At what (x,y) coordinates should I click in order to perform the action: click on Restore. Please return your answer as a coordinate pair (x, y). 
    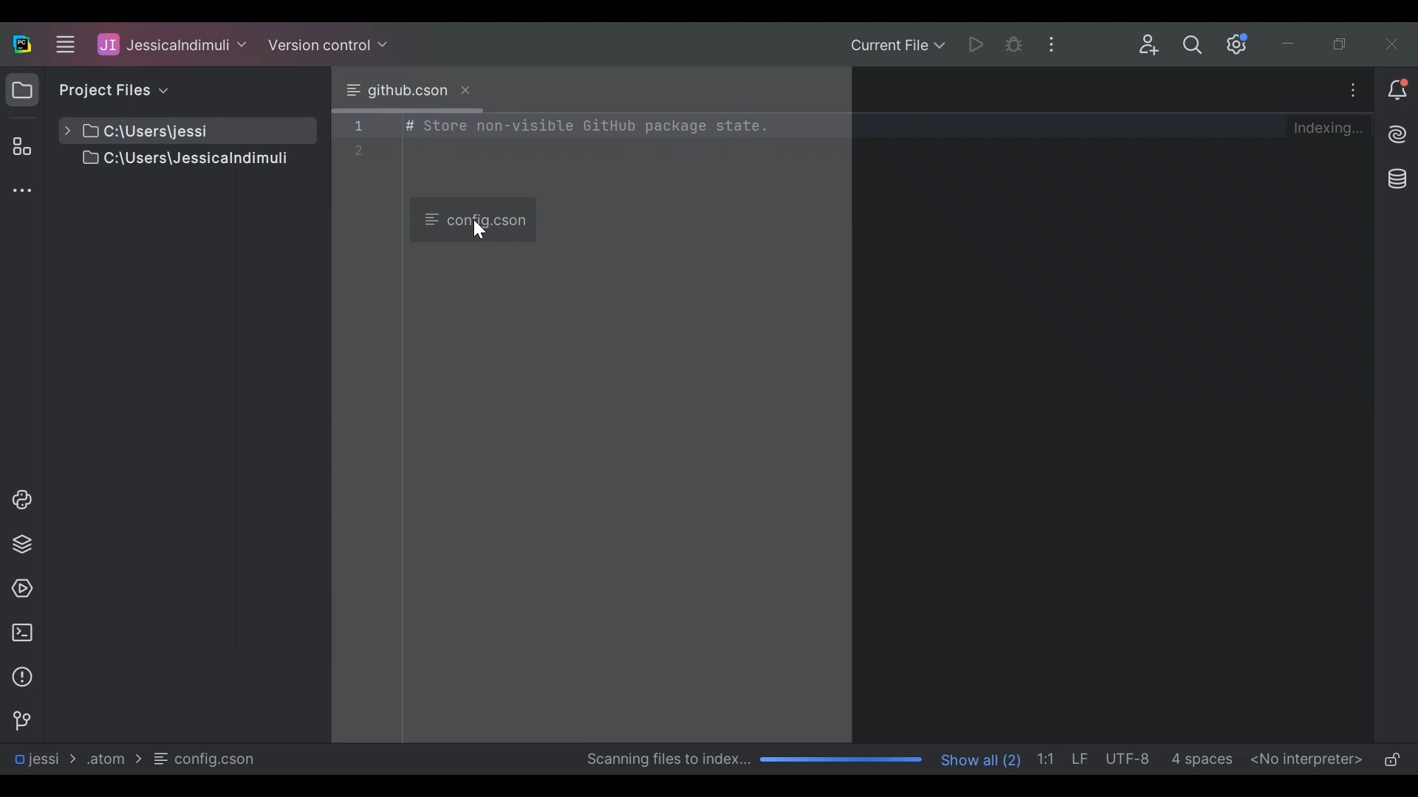
    Looking at the image, I should click on (1343, 44).